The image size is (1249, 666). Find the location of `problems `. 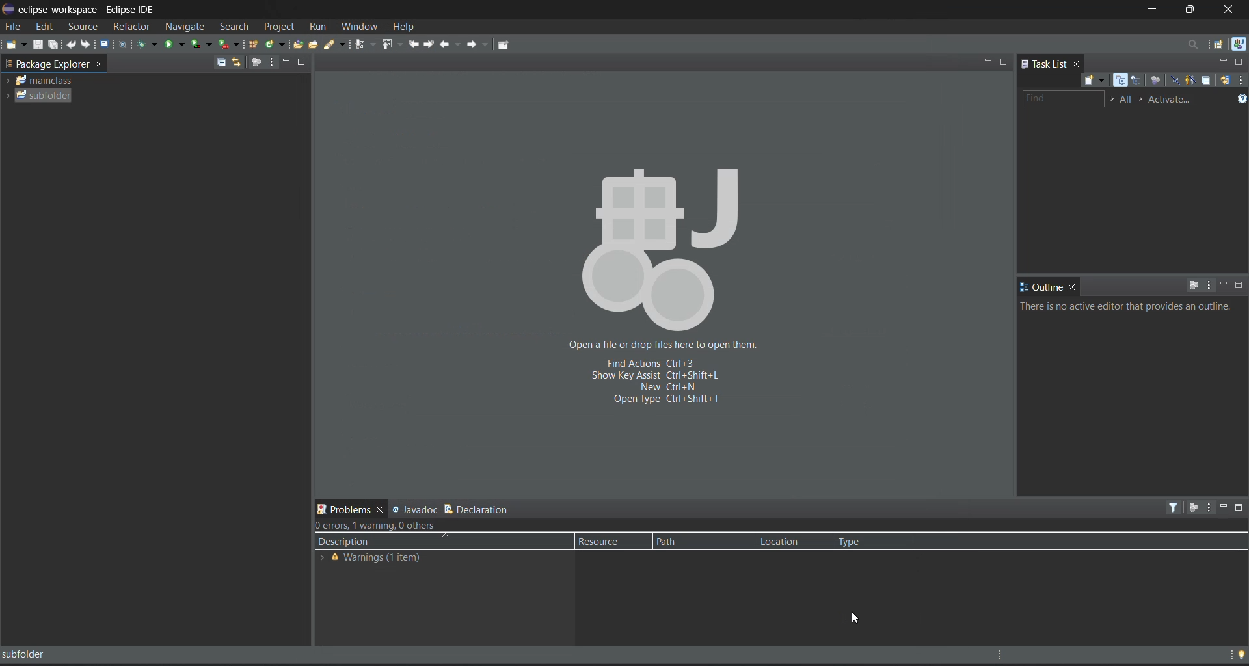

problems  is located at coordinates (338, 509).